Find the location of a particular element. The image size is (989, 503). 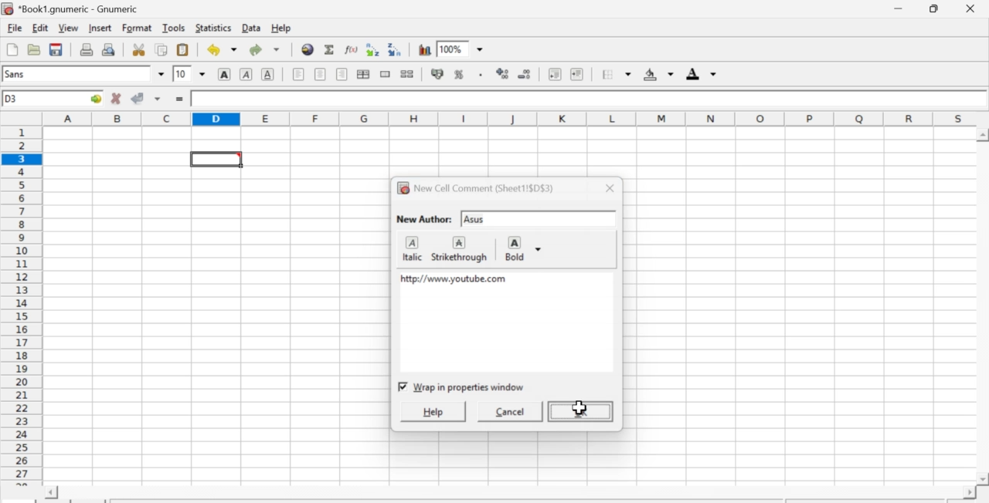

Accept change is located at coordinates (137, 98).